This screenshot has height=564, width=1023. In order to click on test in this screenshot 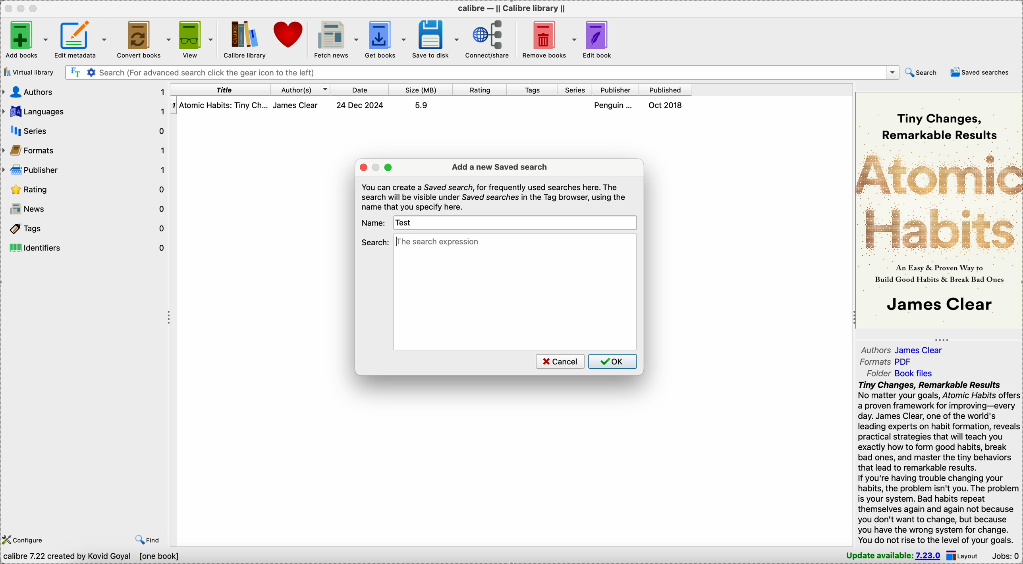, I will do `click(405, 223)`.